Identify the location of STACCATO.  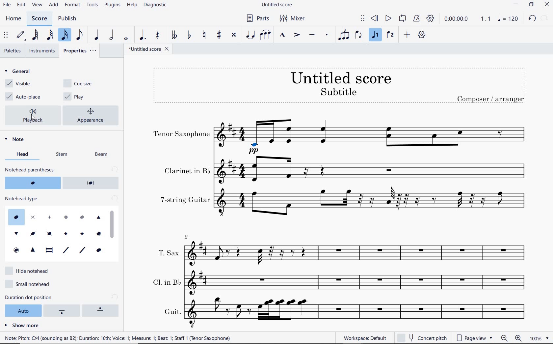
(328, 36).